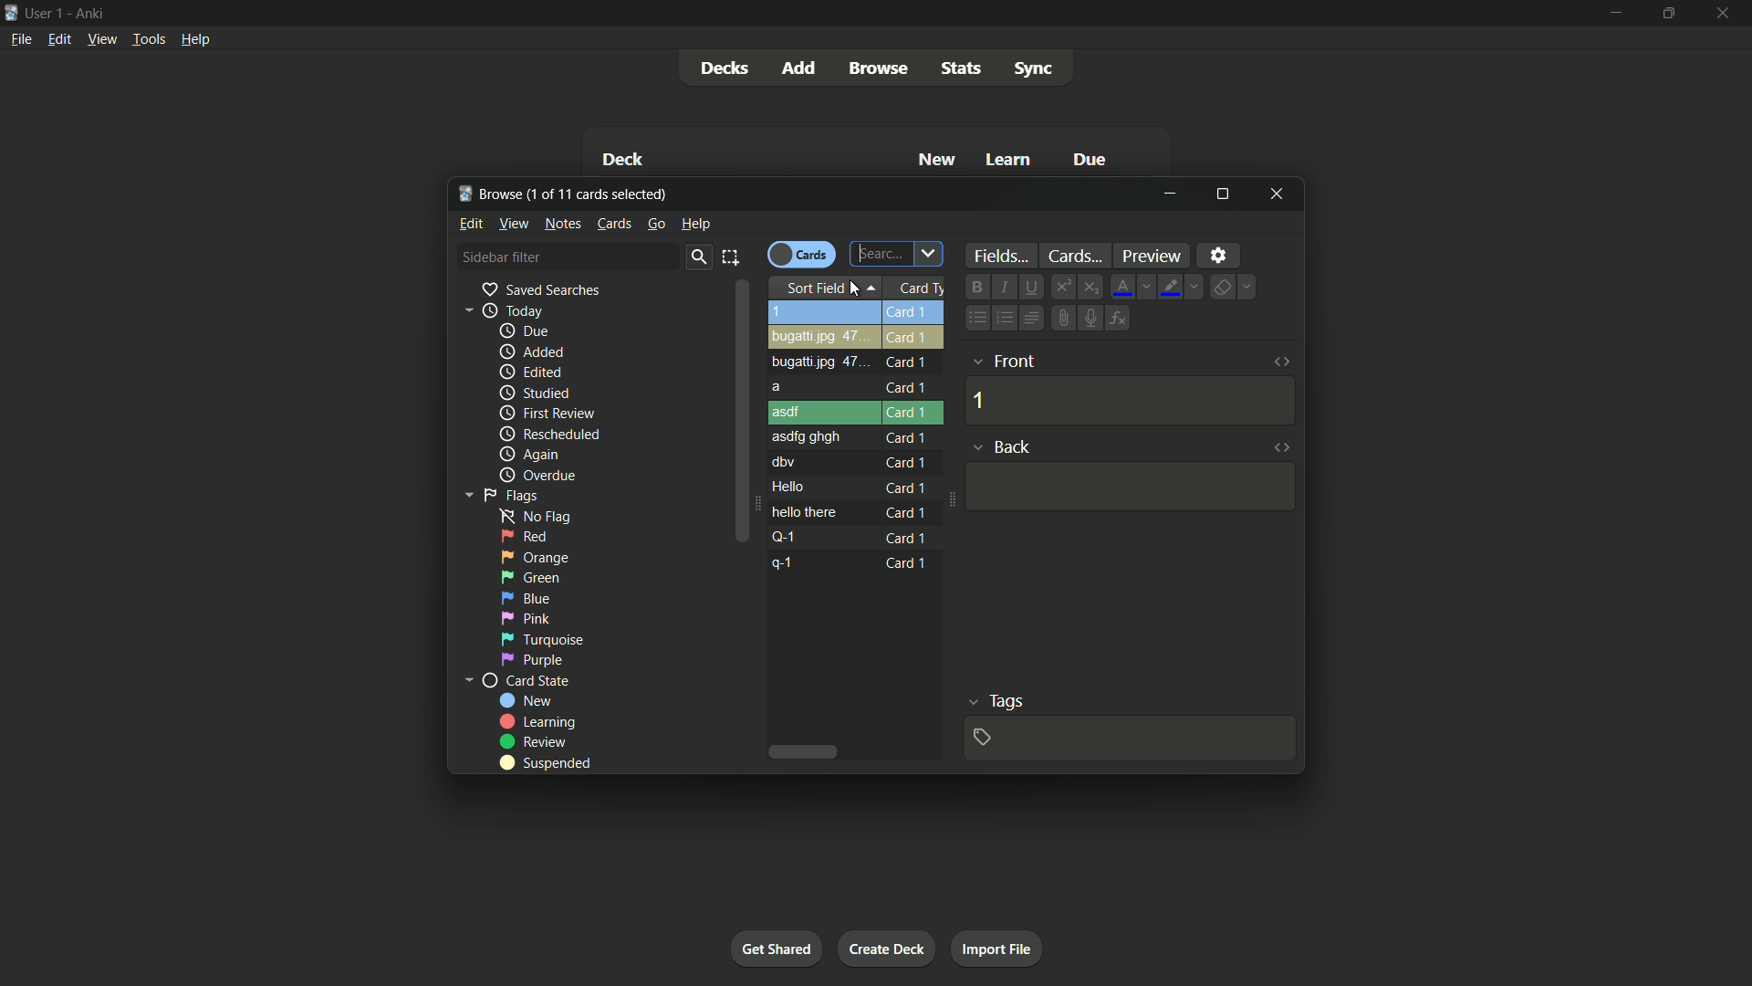 The width and height of the screenshot is (1752, 986). I want to click on app icon, so click(11, 12).